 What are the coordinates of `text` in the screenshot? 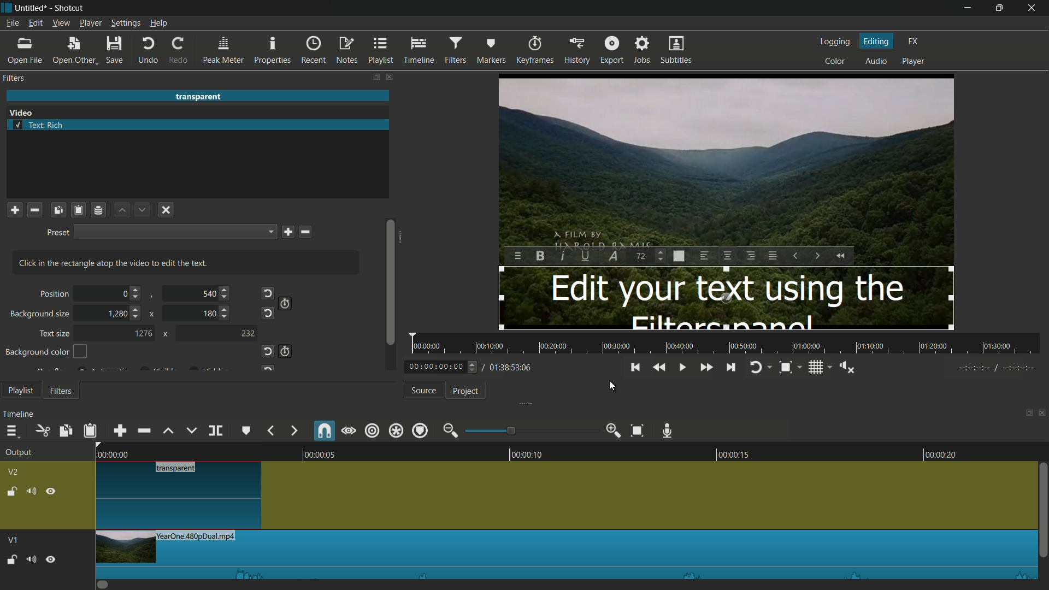 It's located at (116, 263).